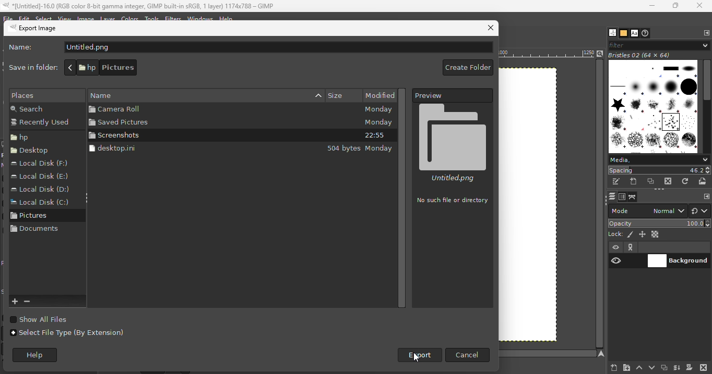 This screenshot has width=712, height=374. I want to click on Lower this layer, so click(652, 366).